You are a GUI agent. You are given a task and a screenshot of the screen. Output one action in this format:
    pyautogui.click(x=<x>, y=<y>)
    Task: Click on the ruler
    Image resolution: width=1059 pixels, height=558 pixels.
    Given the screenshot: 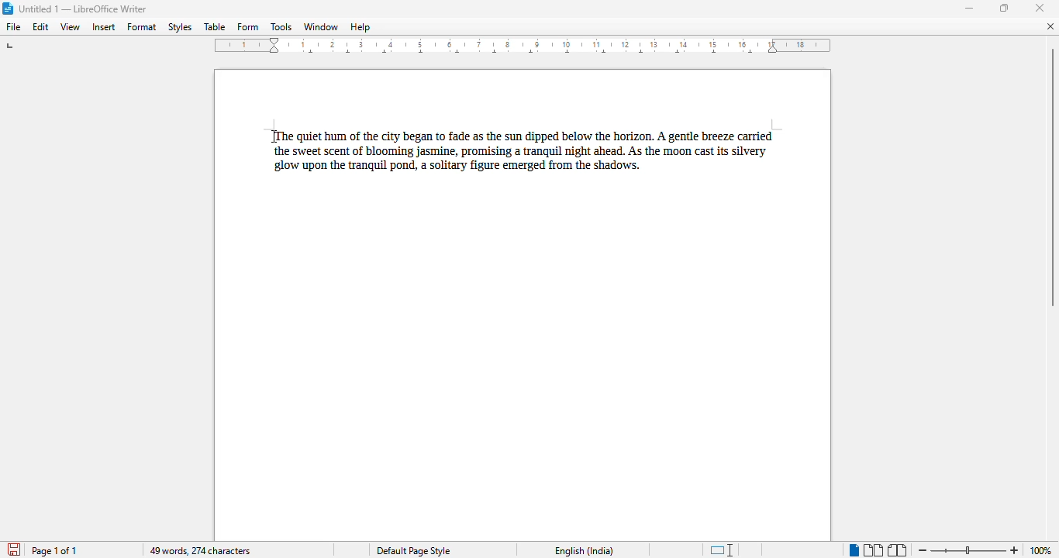 What is the action you would take?
    pyautogui.click(x=523, y=45)
    